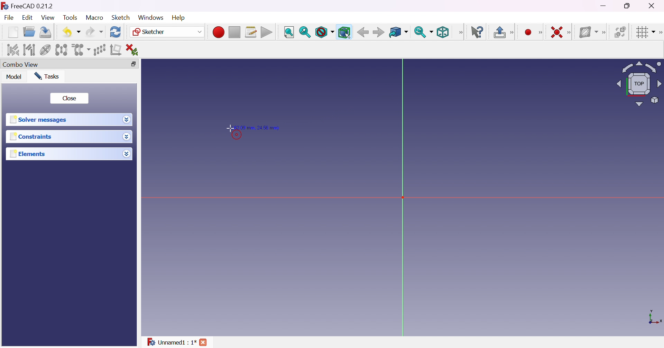 The height and width of the screenshot is (348, 664). I want to click on [Sketcher B-spline tools]], so click(606, 33).